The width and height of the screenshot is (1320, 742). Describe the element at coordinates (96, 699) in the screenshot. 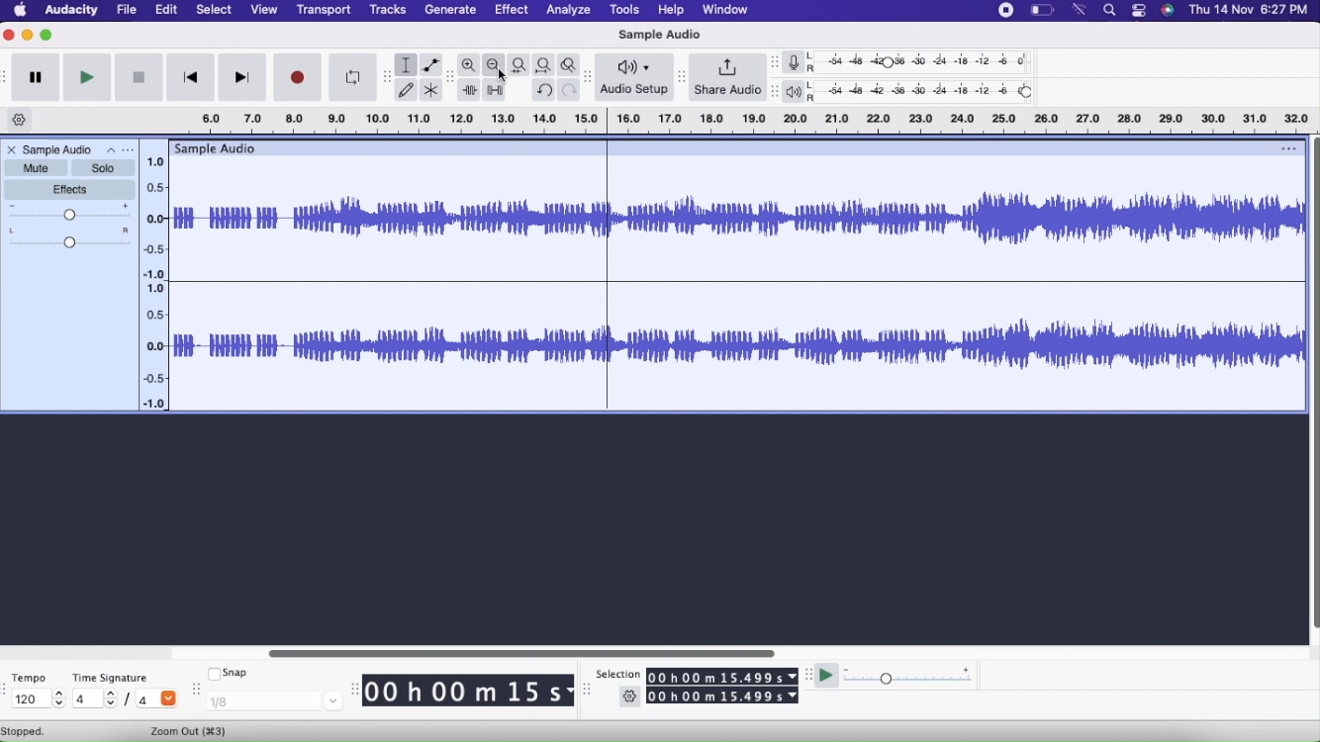

I see `4` at that location.